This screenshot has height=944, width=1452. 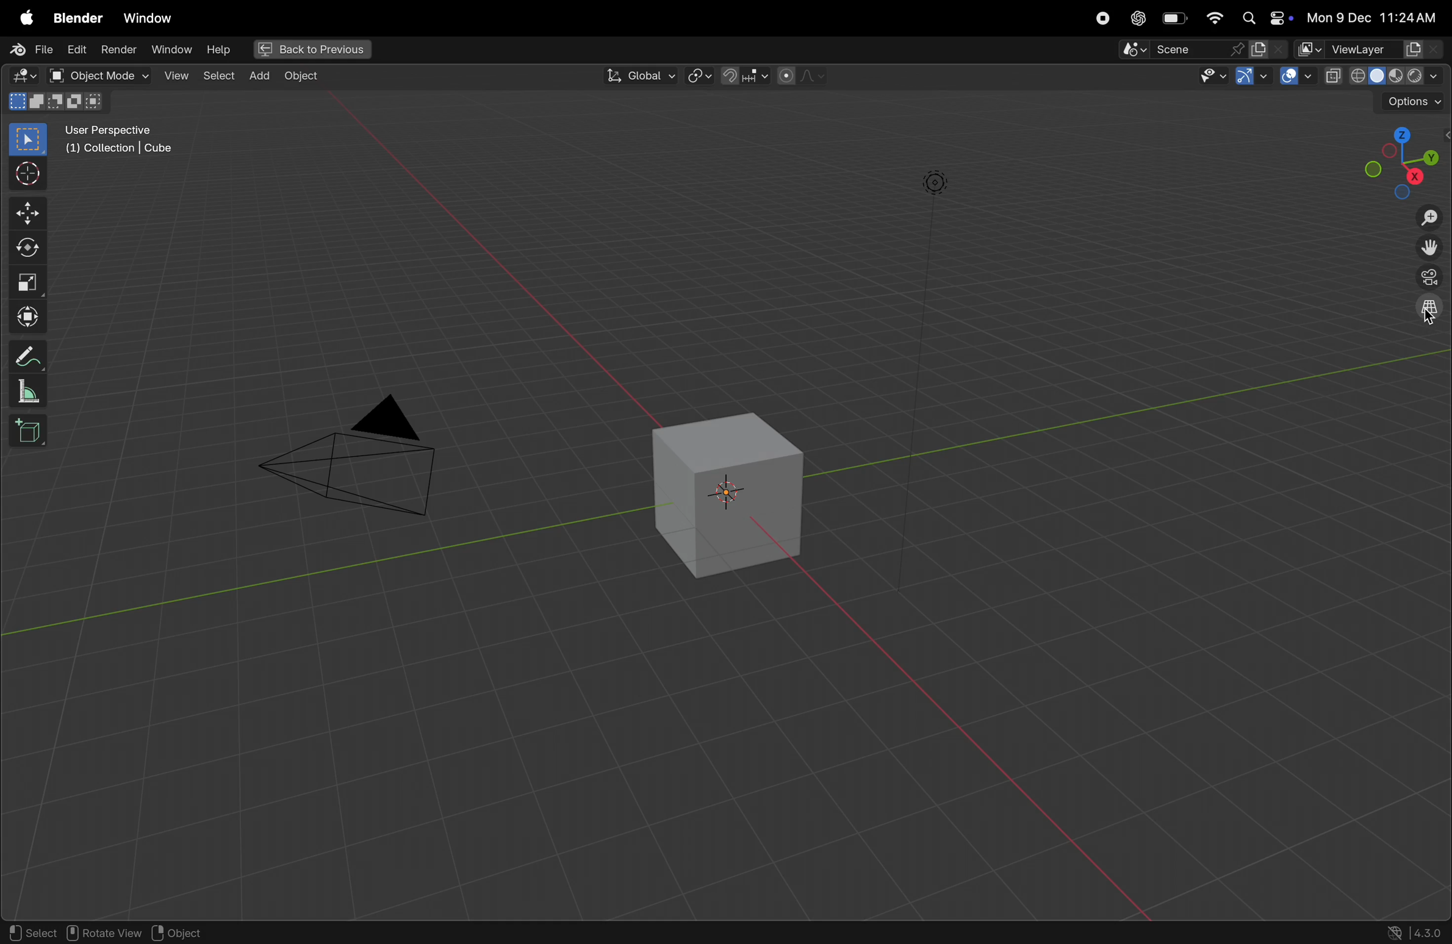 I want to click on select, so click(x=218, y=77).